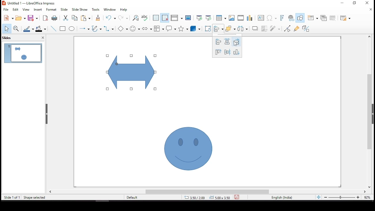 This screenshot has height=211, width=375. Describe the element at coordinates (275, 28) in the screenshot. I see `filter` at that location.